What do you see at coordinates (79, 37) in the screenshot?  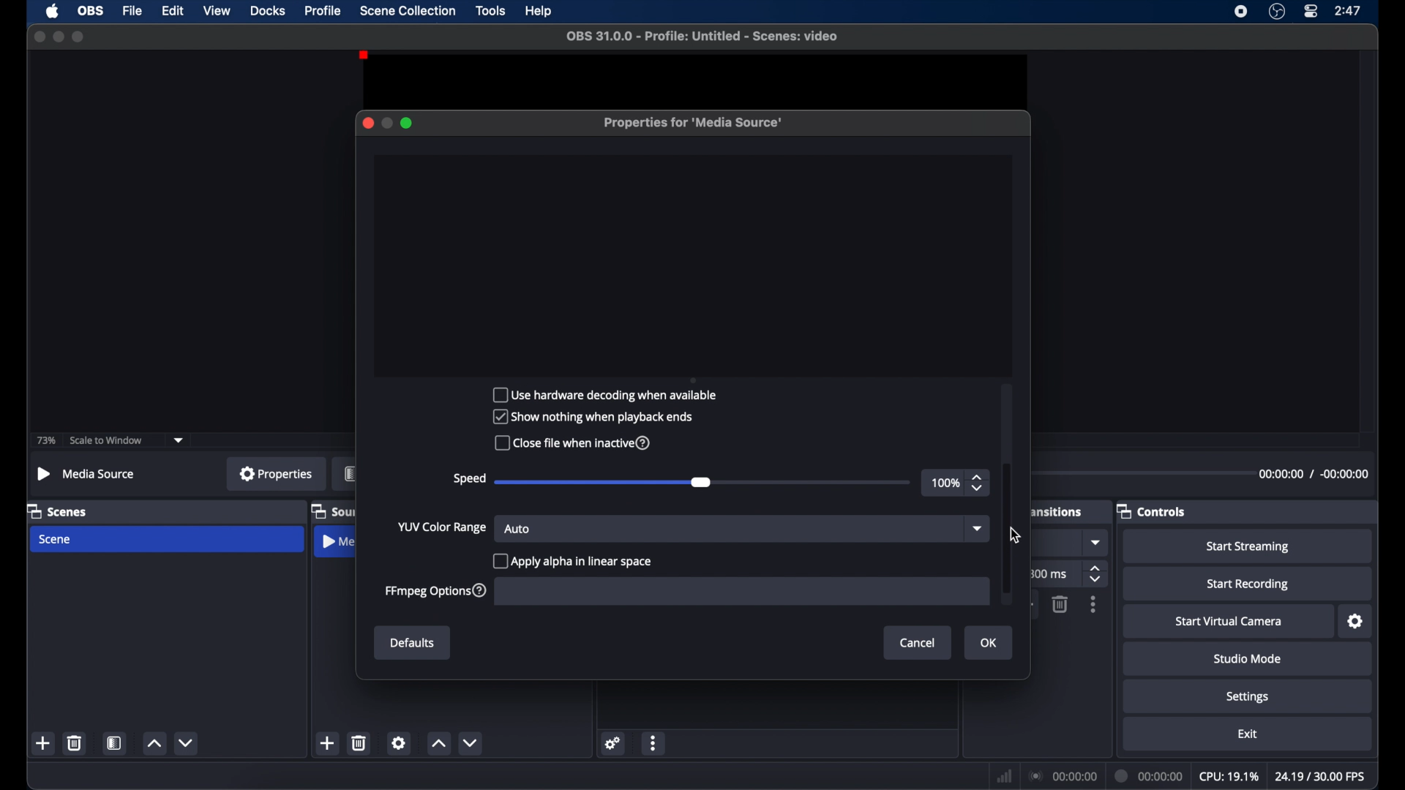 I see `maximize` at bounding box center [79, 37].